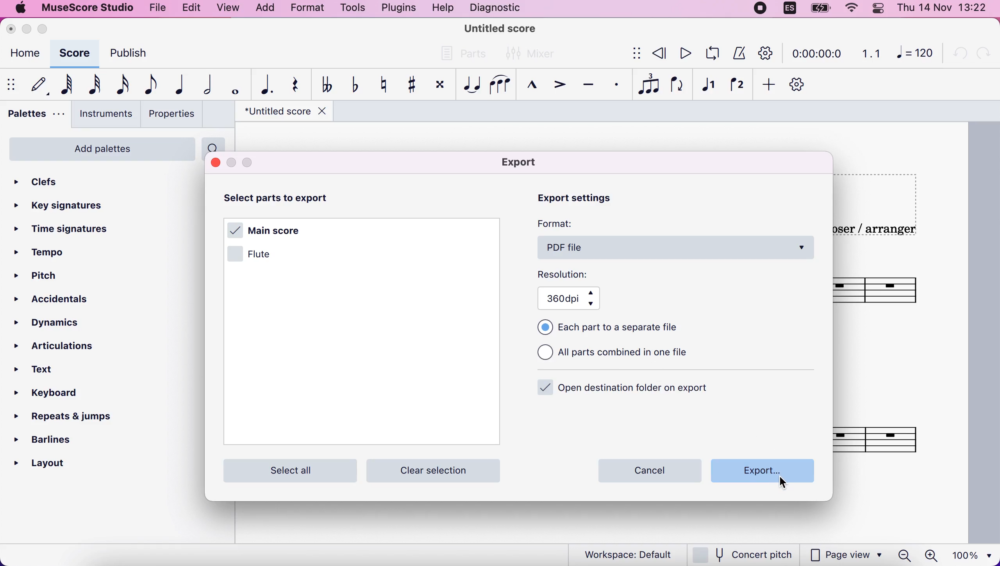 This screenshot has height=566, width=1000. What do you see at coordinates (761, 473) in the screenshot?
I see `export` at bounding box center [761, 473].